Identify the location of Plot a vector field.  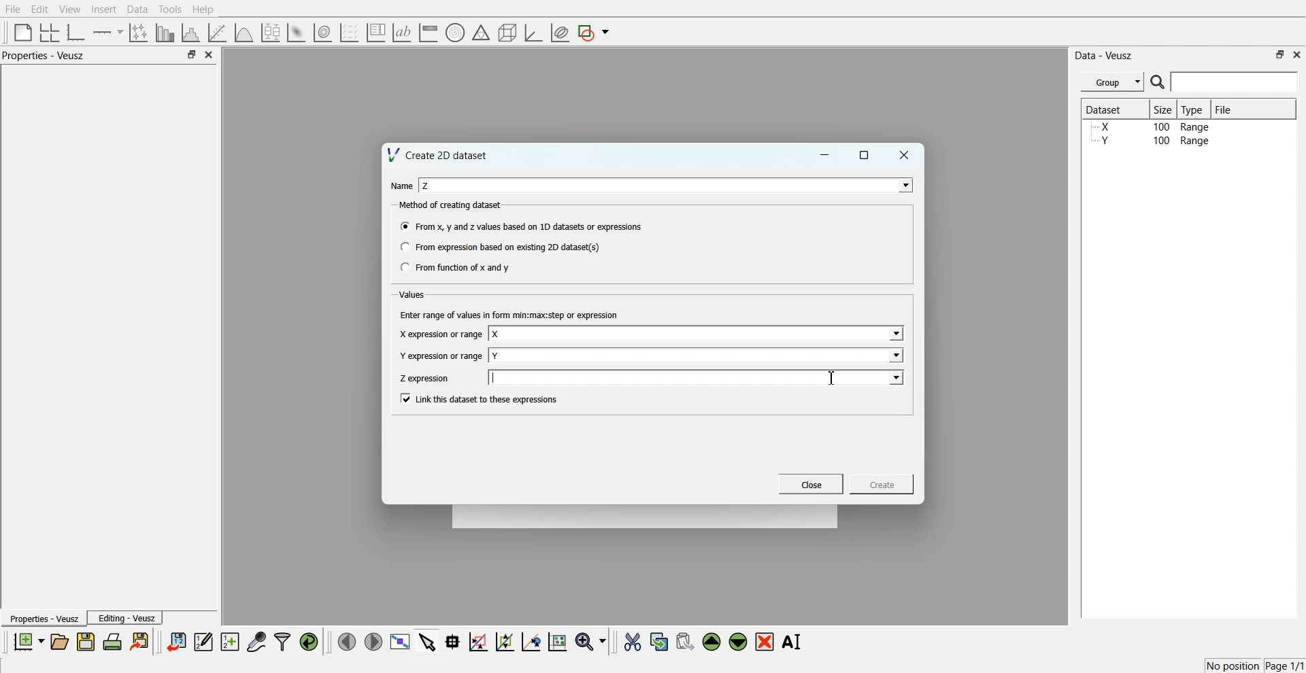
(349, 33).